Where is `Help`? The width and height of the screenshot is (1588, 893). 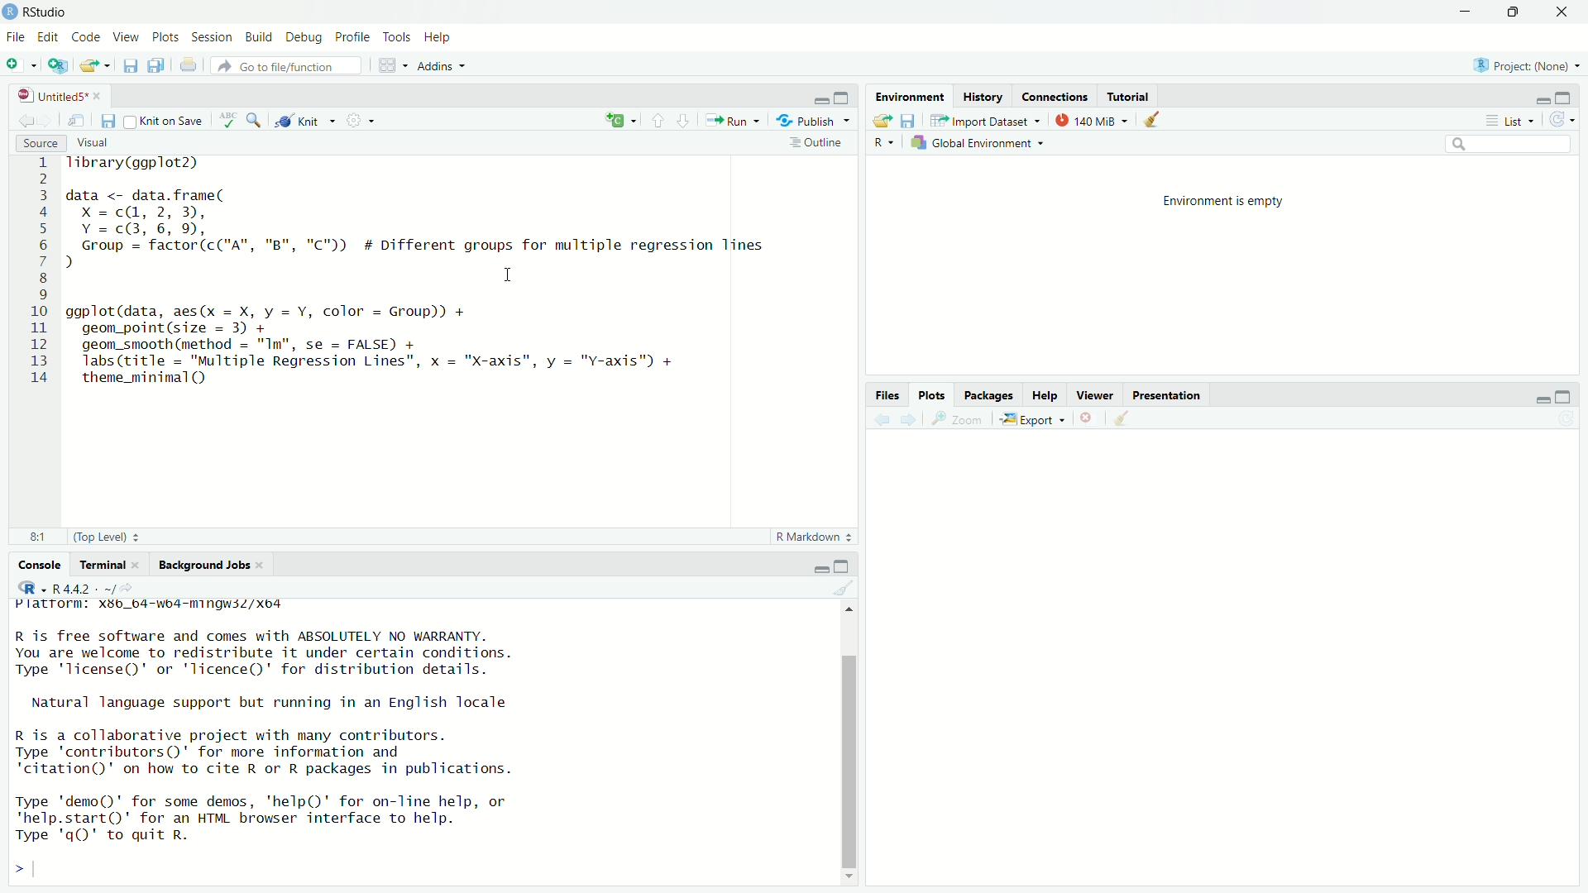
Help is located at coordinates (443, 36).